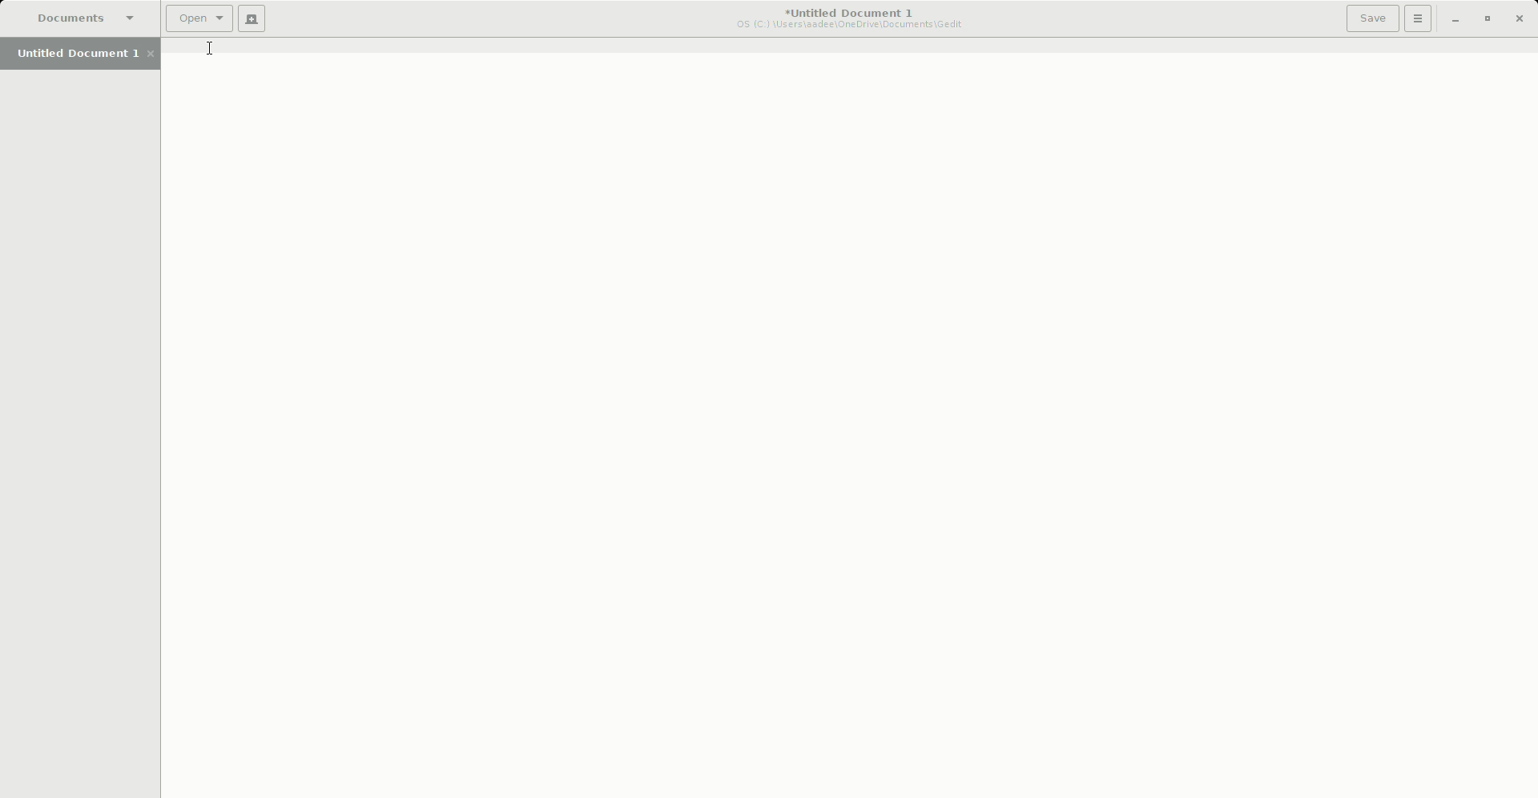  What do you see at coordinates (1373, 18) in the screenshot?
I see `Save` at bounding box center [1373, 18].